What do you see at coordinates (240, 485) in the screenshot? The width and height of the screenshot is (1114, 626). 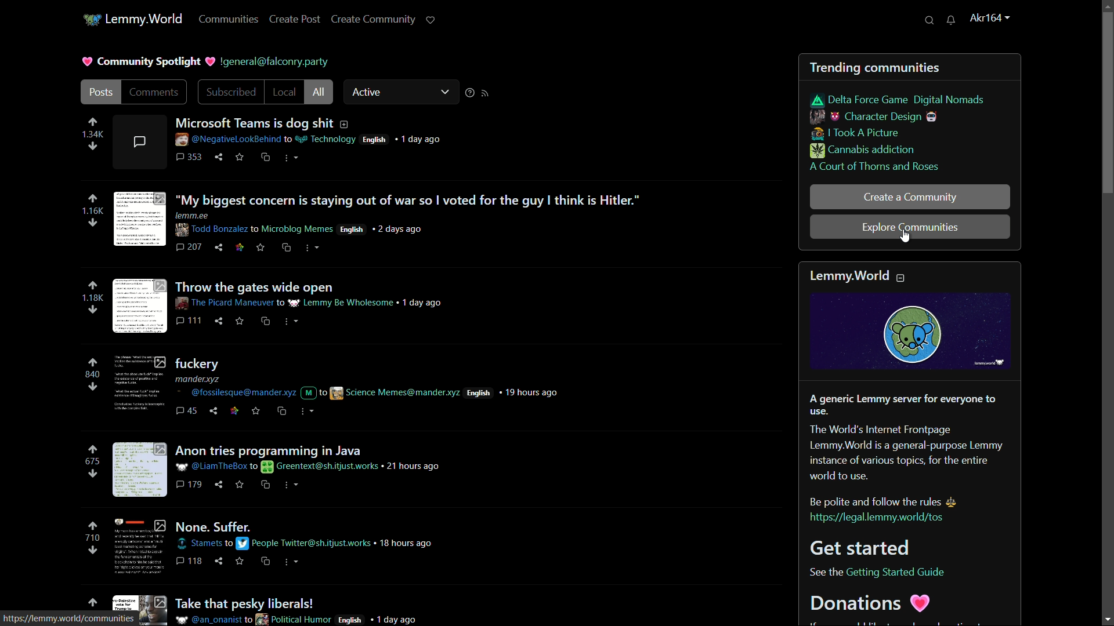 I see `save` at bounding box center [240, 485].